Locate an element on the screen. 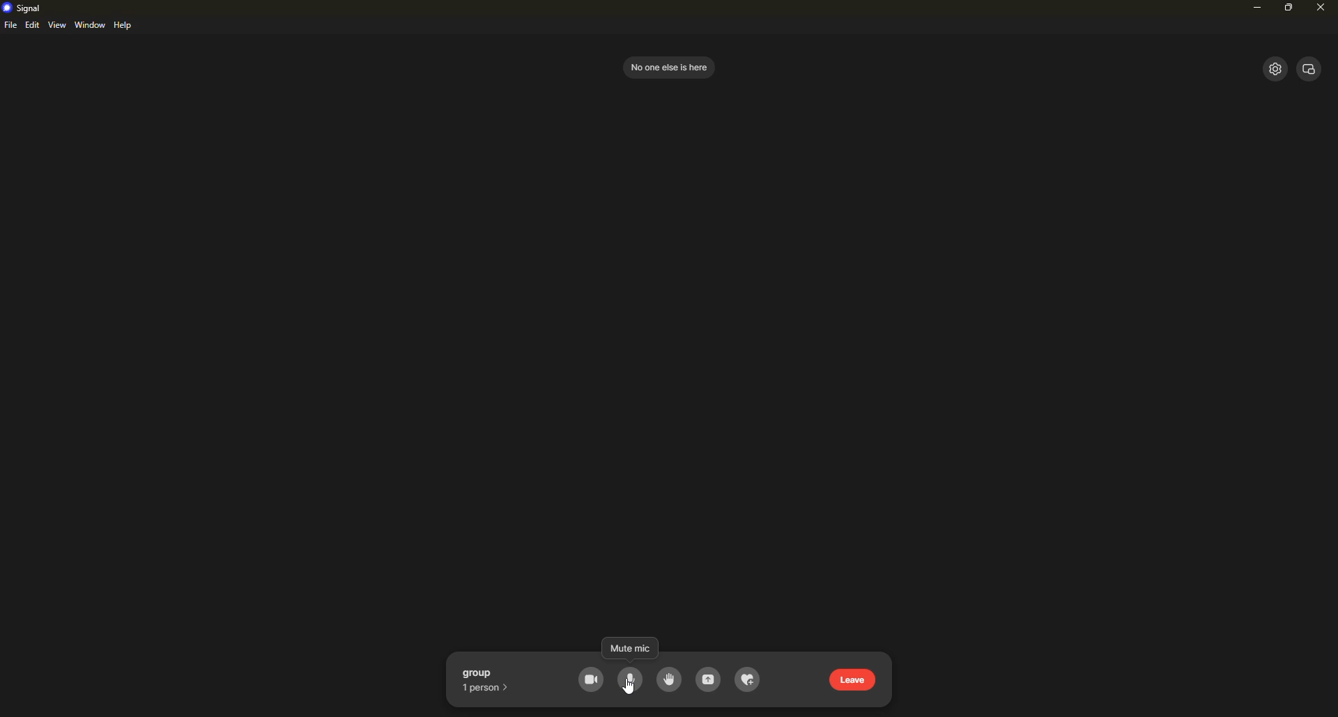  mute mic is located at coordinates (631, 679).